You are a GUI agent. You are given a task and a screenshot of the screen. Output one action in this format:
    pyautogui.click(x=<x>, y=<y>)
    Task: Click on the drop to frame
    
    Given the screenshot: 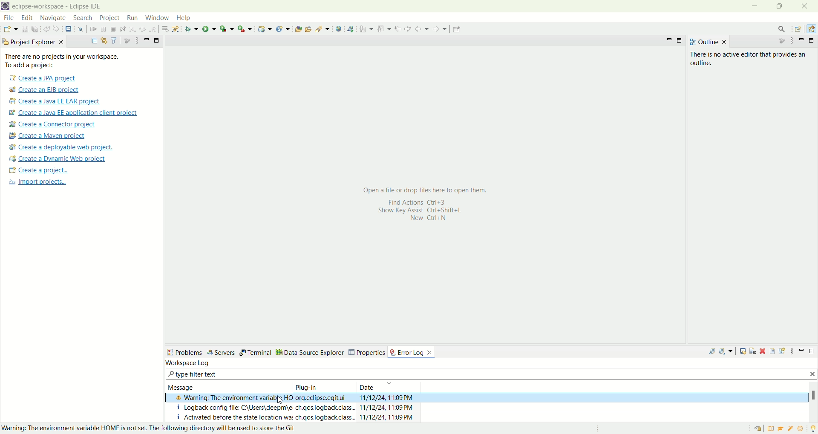 What is the action you would take?
    pyautogui.click(x=163, y=29)
    